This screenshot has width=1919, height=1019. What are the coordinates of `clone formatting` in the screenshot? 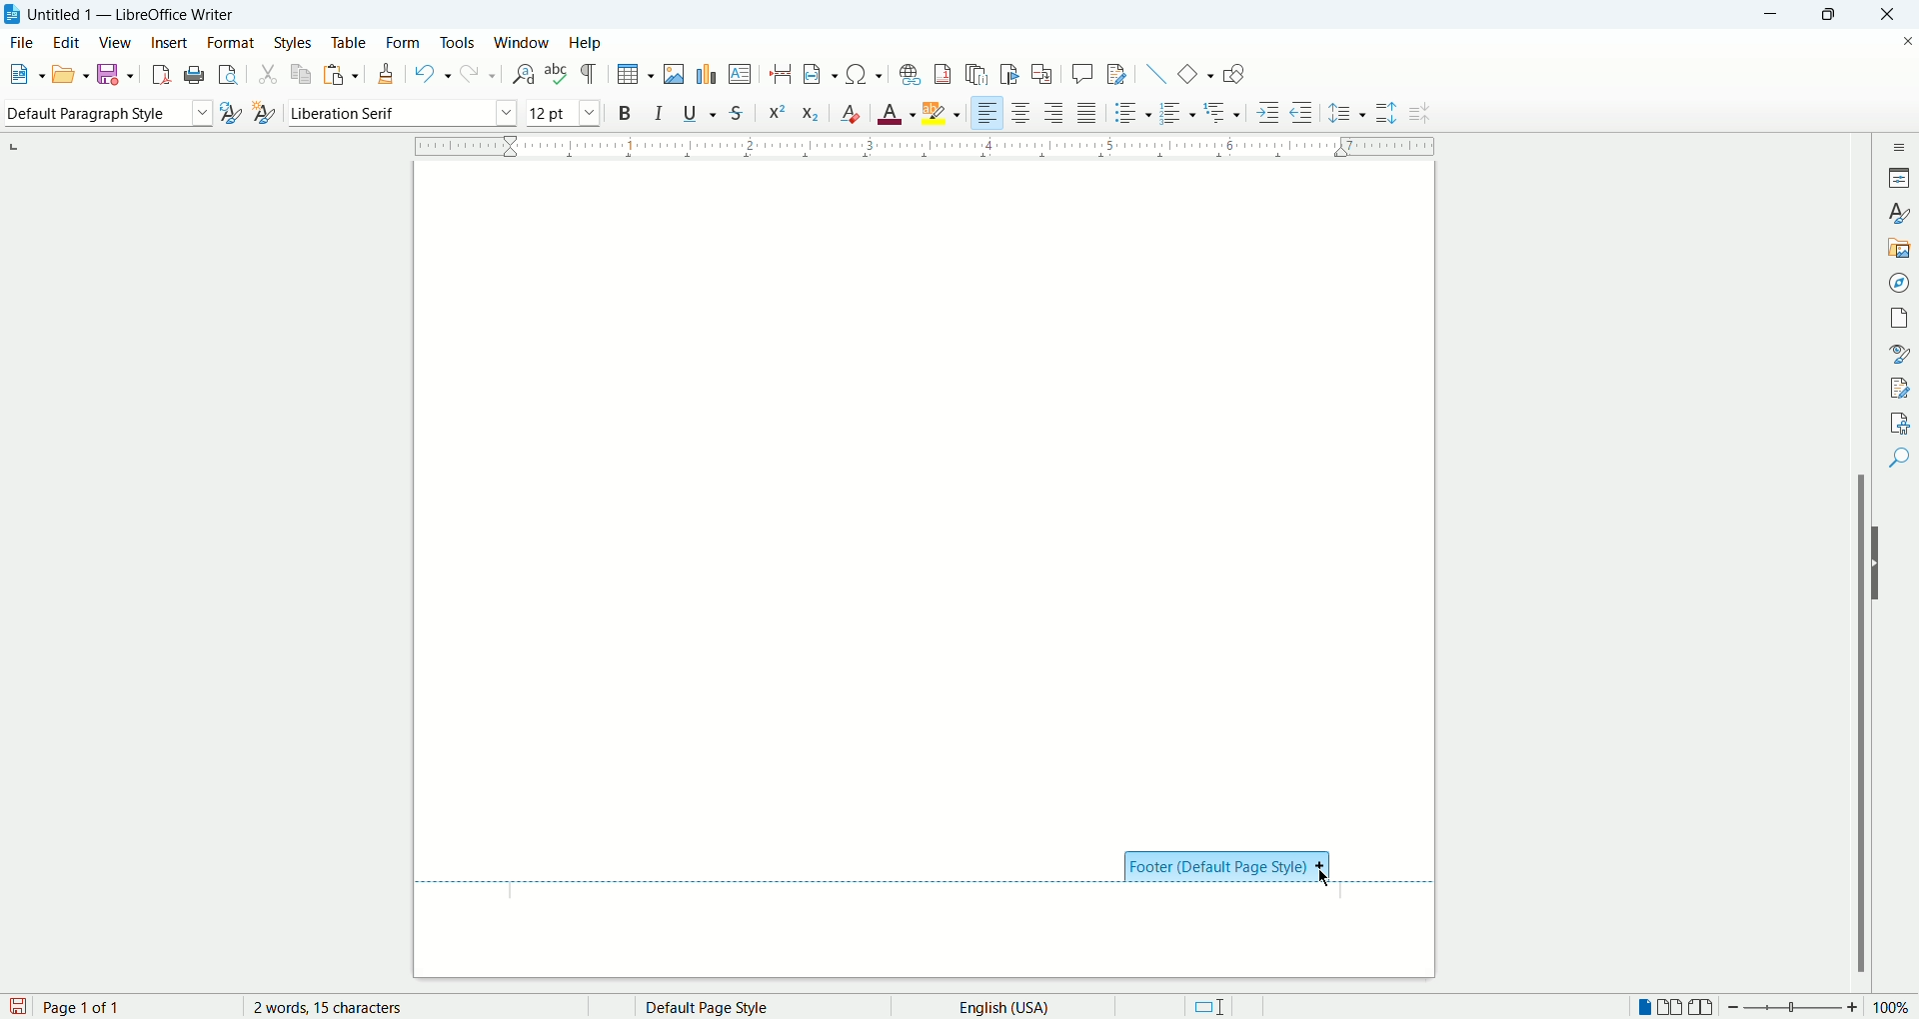 It's located at (389, 75).